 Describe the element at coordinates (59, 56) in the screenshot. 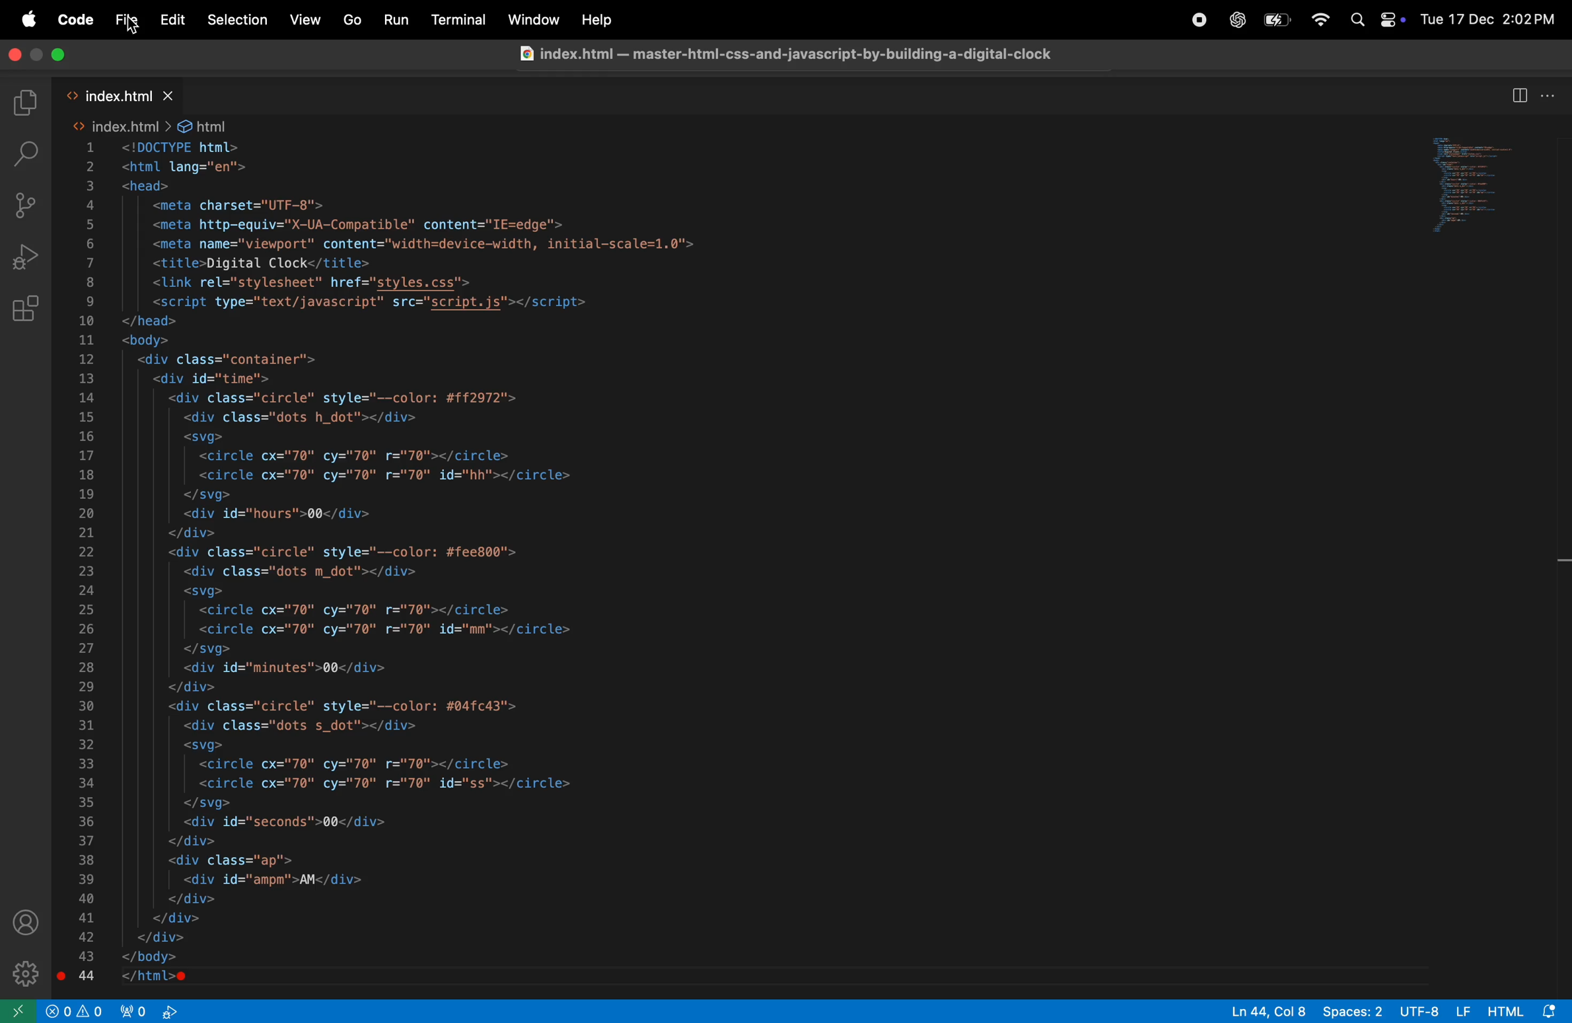

I see `close` at that location.